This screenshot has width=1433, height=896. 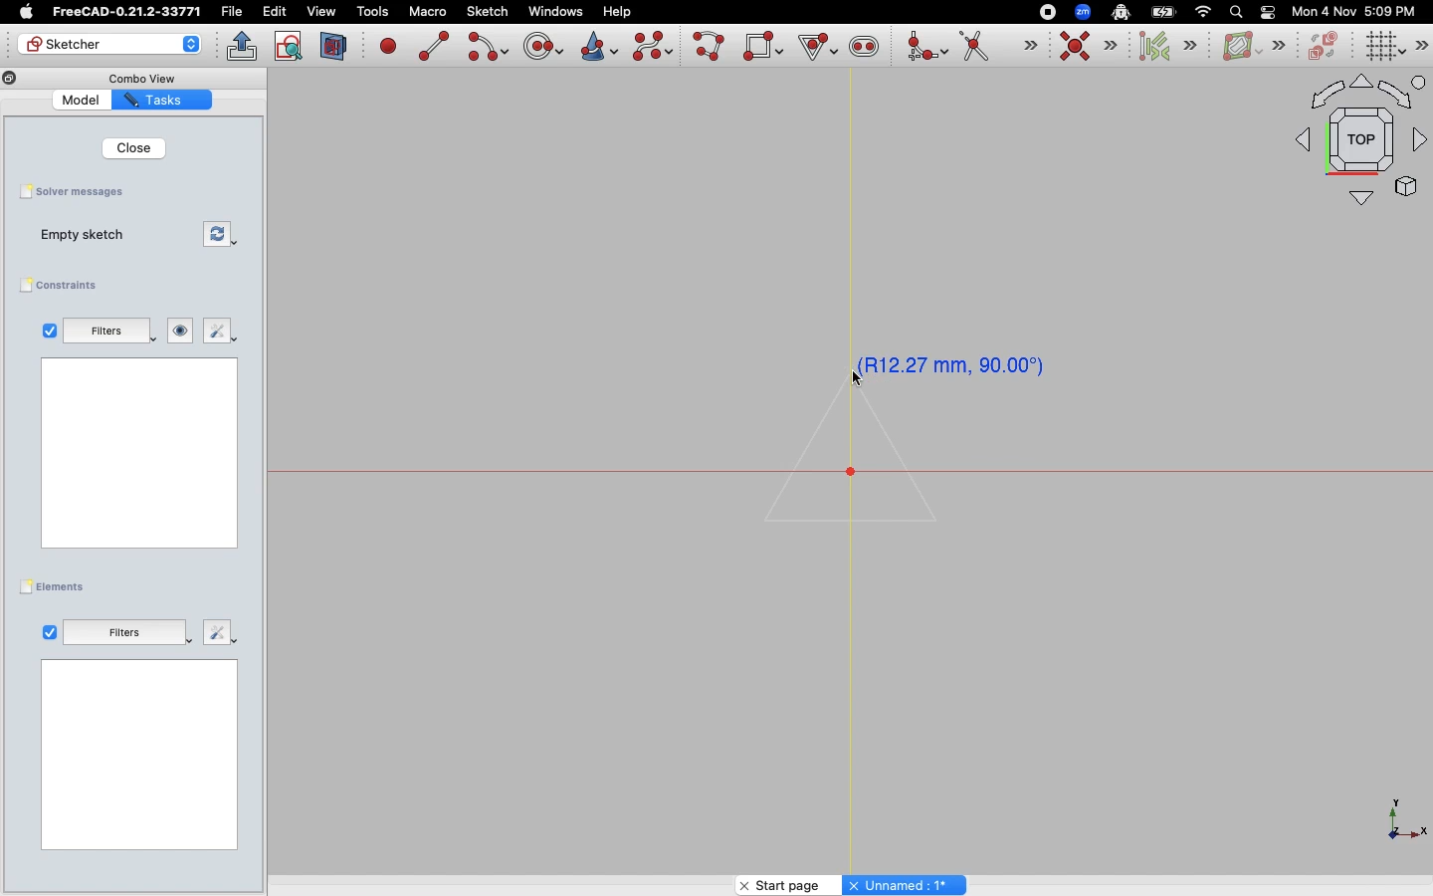 What do you see at coordinates (1393, 820) in the screenshot?
I see `X Y Z` at bounding box center [1393, 820].